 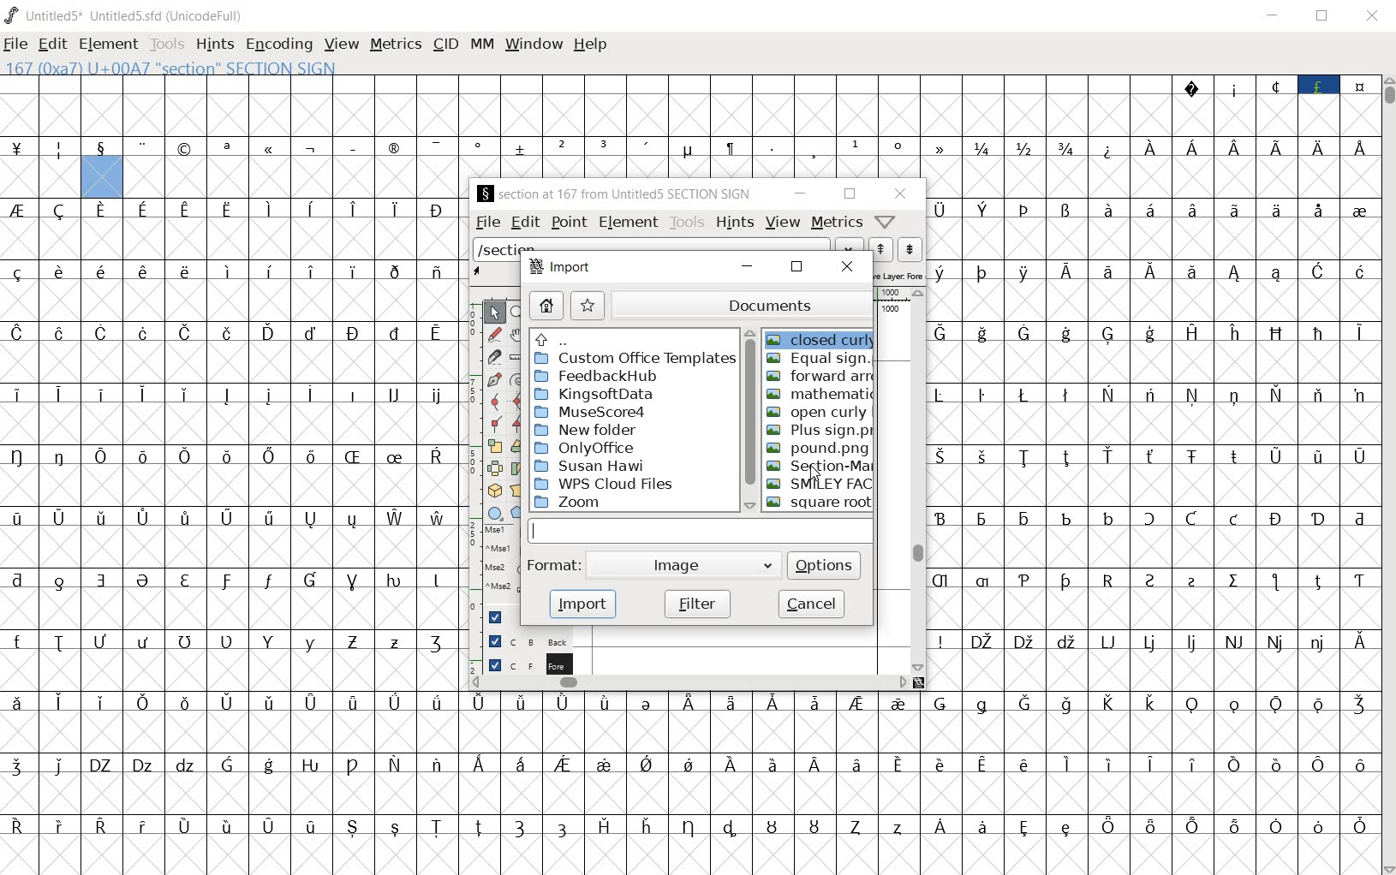 What do you see at coordinates (689, 703) in the screenshot?
I see `special letters` at bounding box center [689, 703].